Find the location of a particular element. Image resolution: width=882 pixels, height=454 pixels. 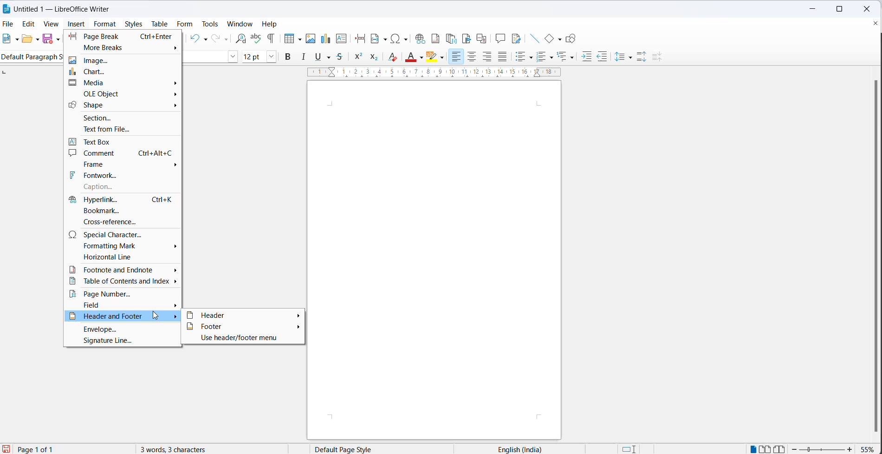

insert cell is located at coordinates (287, 38).